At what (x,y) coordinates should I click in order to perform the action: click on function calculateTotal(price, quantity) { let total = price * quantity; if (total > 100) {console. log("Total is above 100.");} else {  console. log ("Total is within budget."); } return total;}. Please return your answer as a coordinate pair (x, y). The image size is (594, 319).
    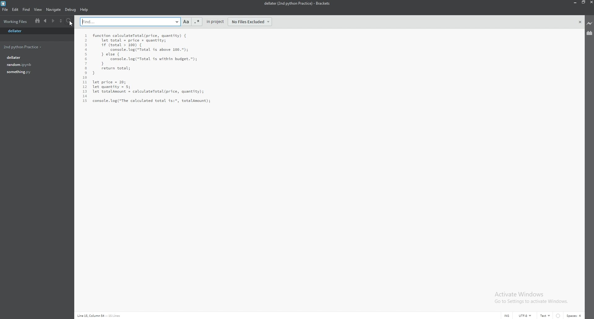
    Looking at the image, I should click on (144, 54).